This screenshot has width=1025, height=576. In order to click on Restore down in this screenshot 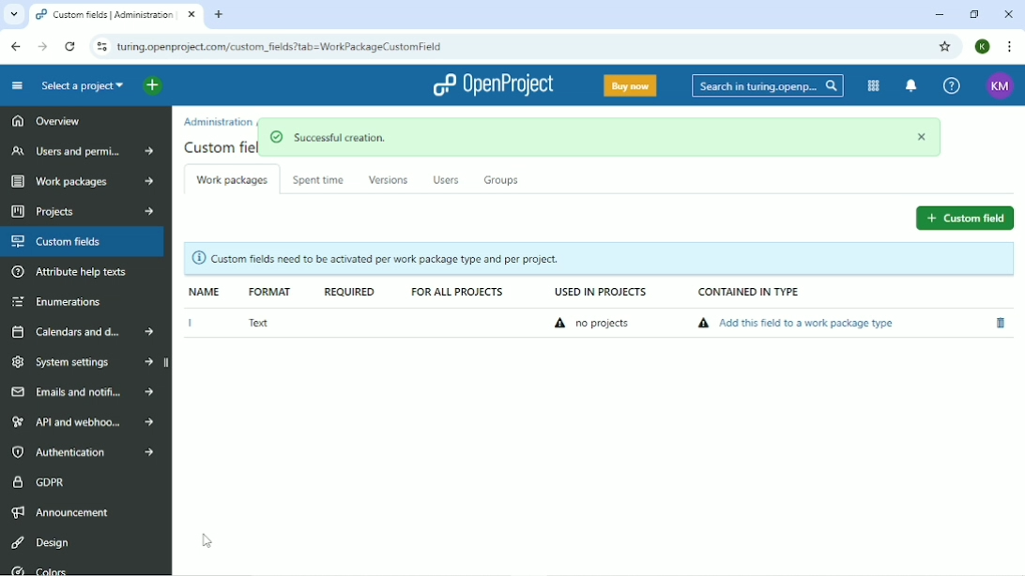, I will do `click(974, 14)`.